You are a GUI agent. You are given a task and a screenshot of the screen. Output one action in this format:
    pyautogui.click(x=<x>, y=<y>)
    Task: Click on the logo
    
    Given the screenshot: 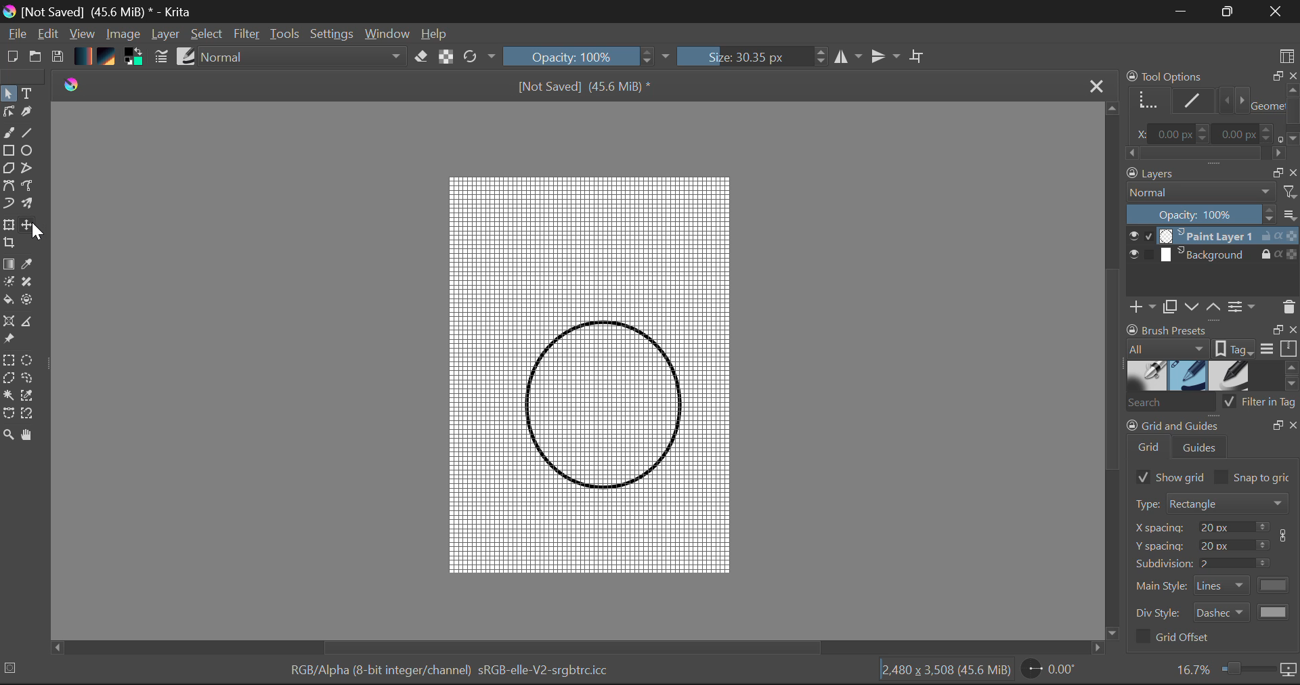 What is the action you would take?
    pyautogui.click(x=73, y=85)
    